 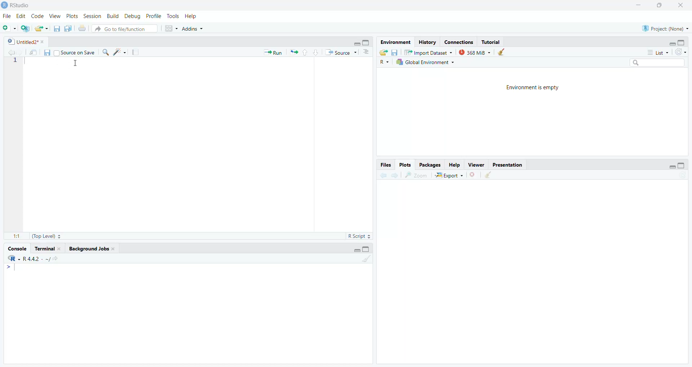 What do you see at coordinates (173, 16) in the screenshot?
I see `Tools` at bounding box center [173, 16].